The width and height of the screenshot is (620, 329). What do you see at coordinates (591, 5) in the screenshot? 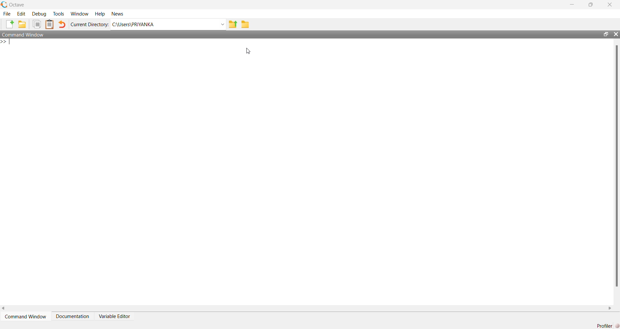
I see `resize` at bounding box center [591, 5].